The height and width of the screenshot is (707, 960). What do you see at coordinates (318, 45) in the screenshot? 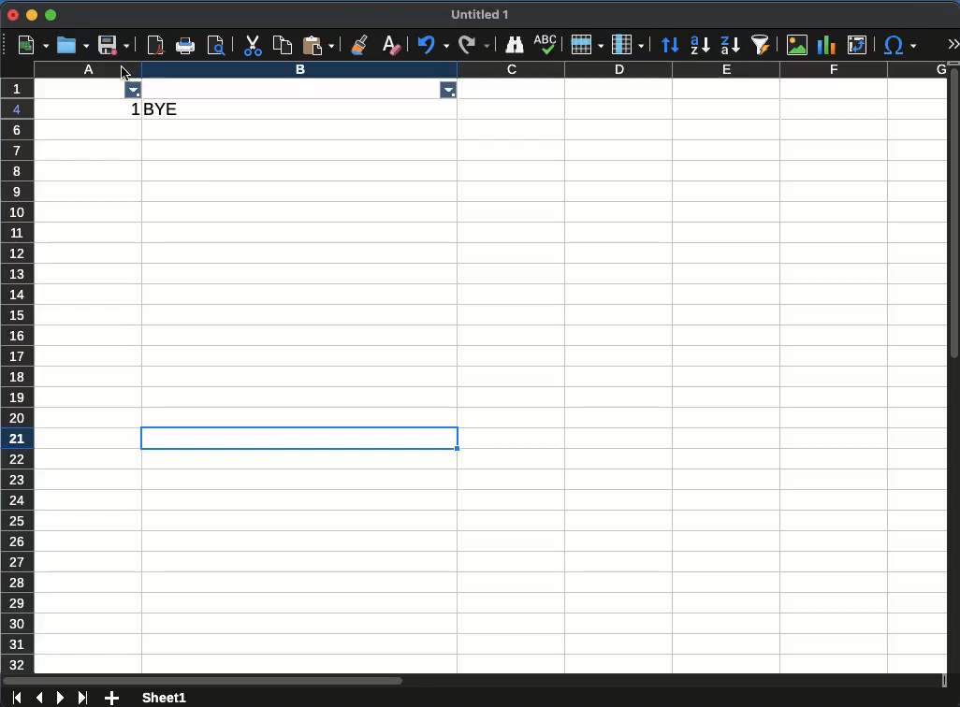
I see `paste` at bounding box center [318, 45].